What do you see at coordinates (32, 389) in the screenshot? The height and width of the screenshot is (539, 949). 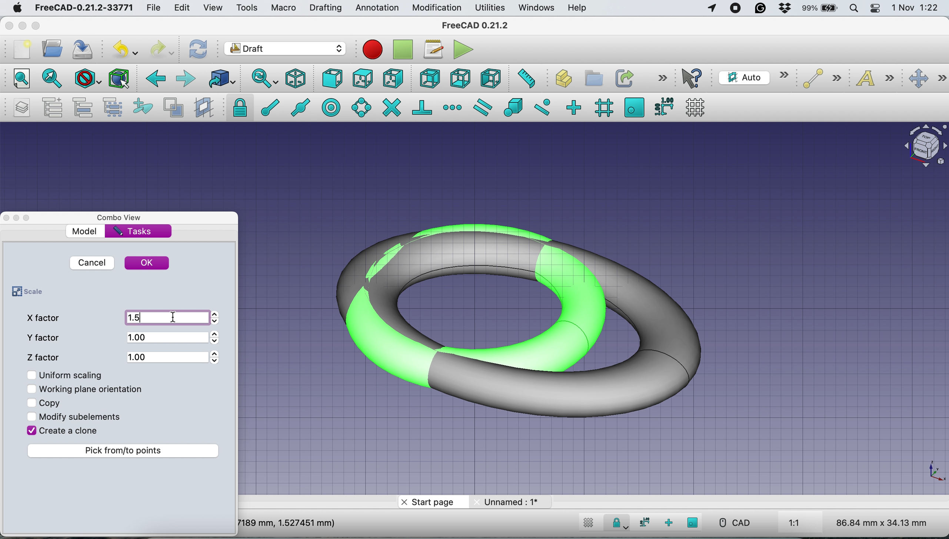 I see `Checkbox` at bounding box center [32, 389].